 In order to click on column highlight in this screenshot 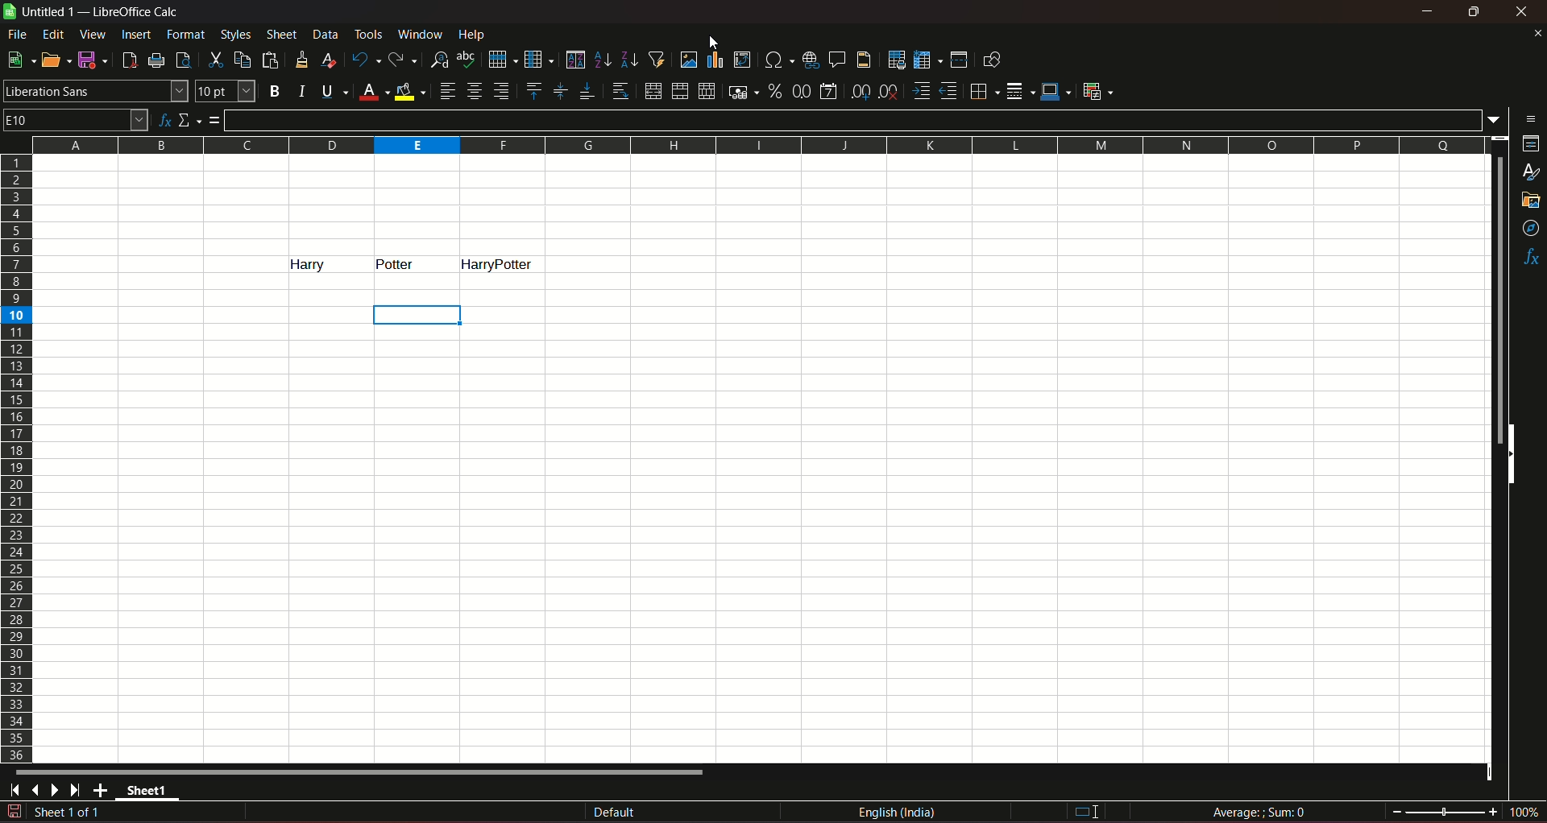, I will do `click(500, 263)`.